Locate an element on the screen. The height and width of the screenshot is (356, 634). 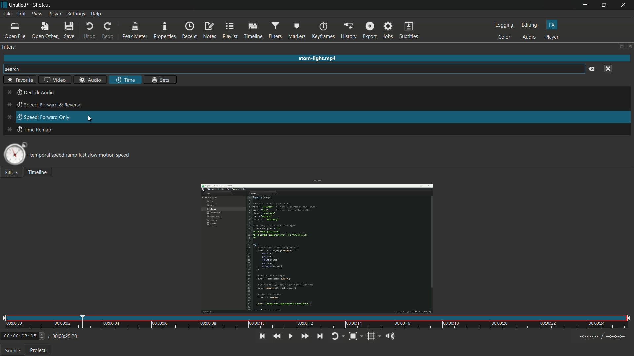
change layout is located at coordinates (621, 46).